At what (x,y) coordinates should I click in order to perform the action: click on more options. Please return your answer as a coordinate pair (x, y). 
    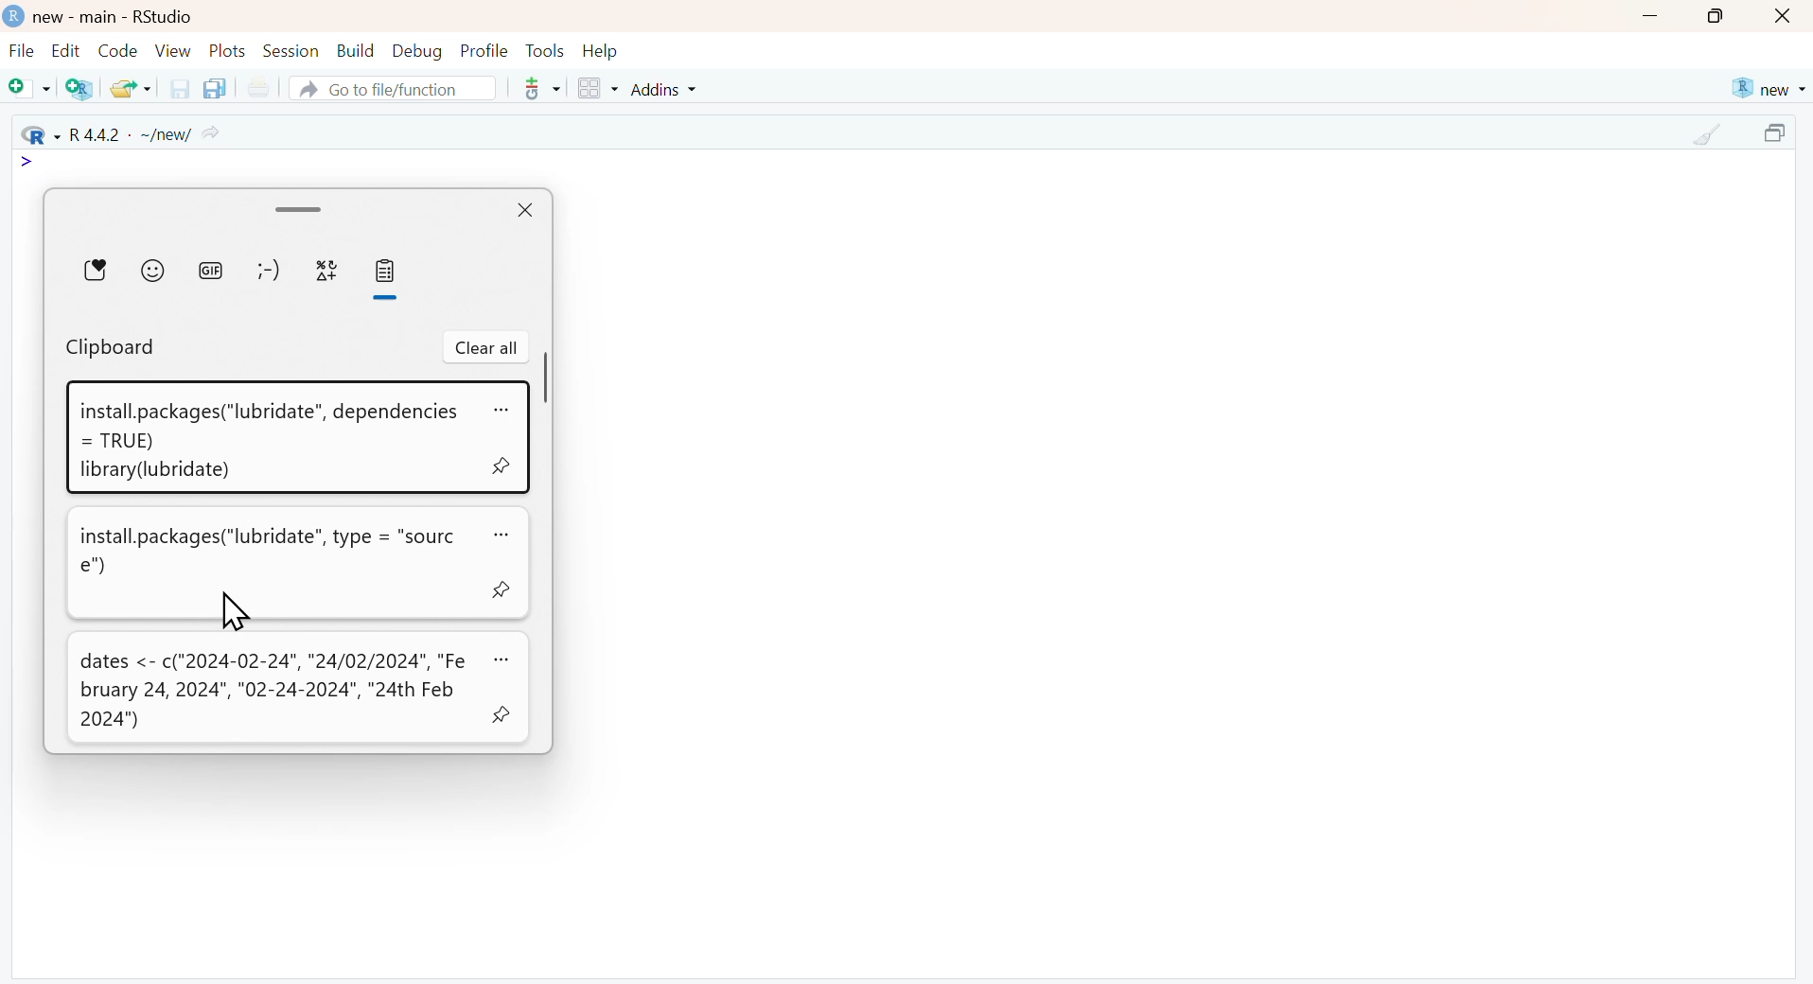
    Looking at the image, I should click on (499, 534).